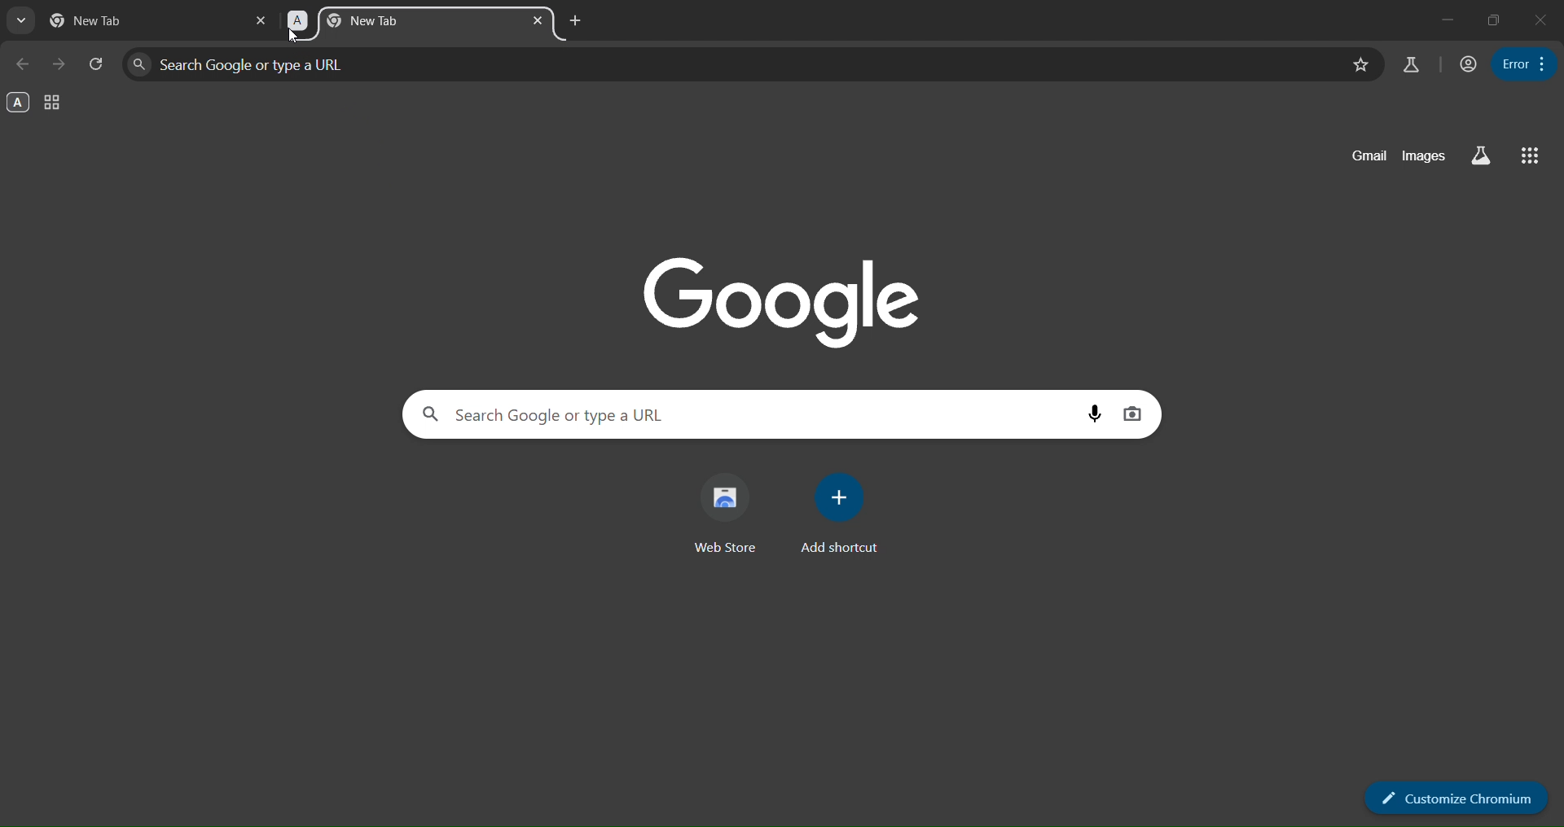 This screenshot has height=827, width=1564. Describe the element at coordinates (60, 63) in the screenshot. I see `go forward one page` at that location.